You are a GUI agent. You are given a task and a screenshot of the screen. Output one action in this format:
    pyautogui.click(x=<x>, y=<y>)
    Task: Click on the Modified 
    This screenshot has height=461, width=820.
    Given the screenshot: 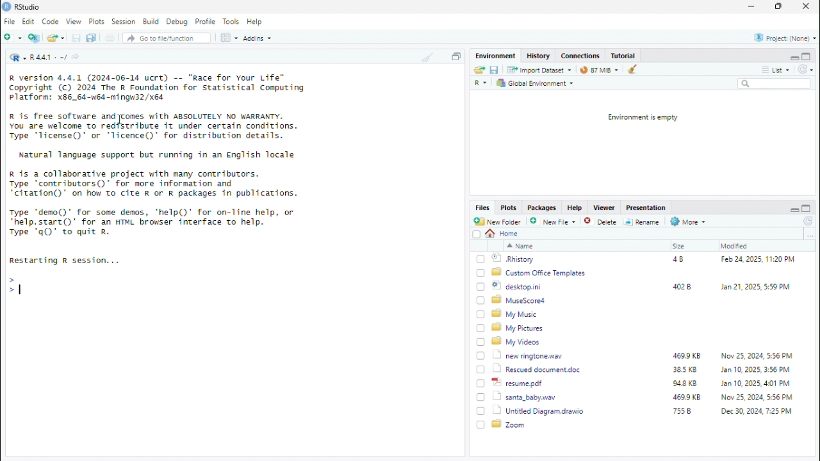 What is the action you would take?
    pyautogui.click(x=735, y=246)
    